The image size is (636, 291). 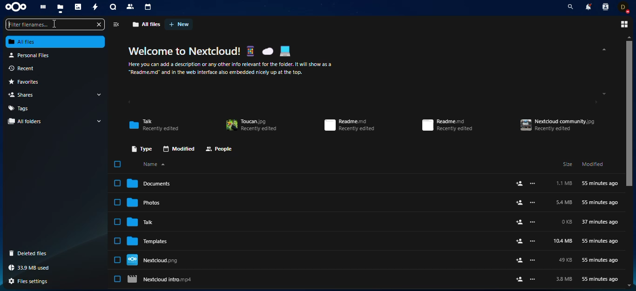 What do you see at coordinates (99, 25) in the screenshot?
I see `close` at bounding box center [99, 25].